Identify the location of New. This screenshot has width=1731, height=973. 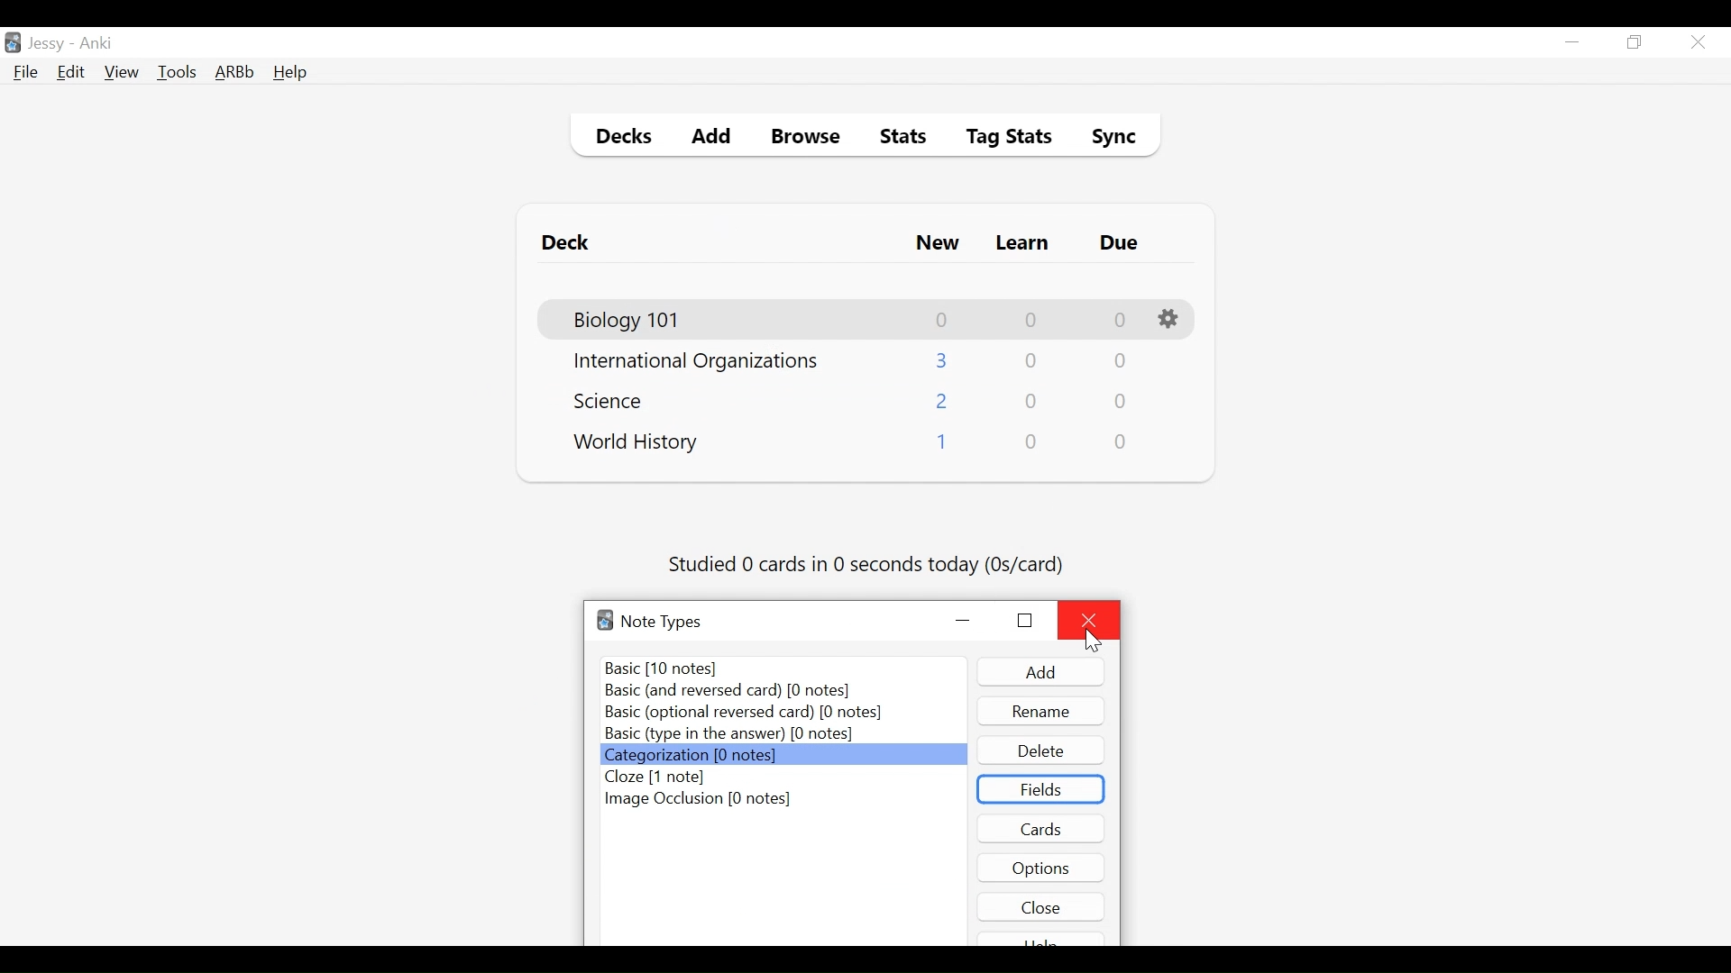
(938, 245).